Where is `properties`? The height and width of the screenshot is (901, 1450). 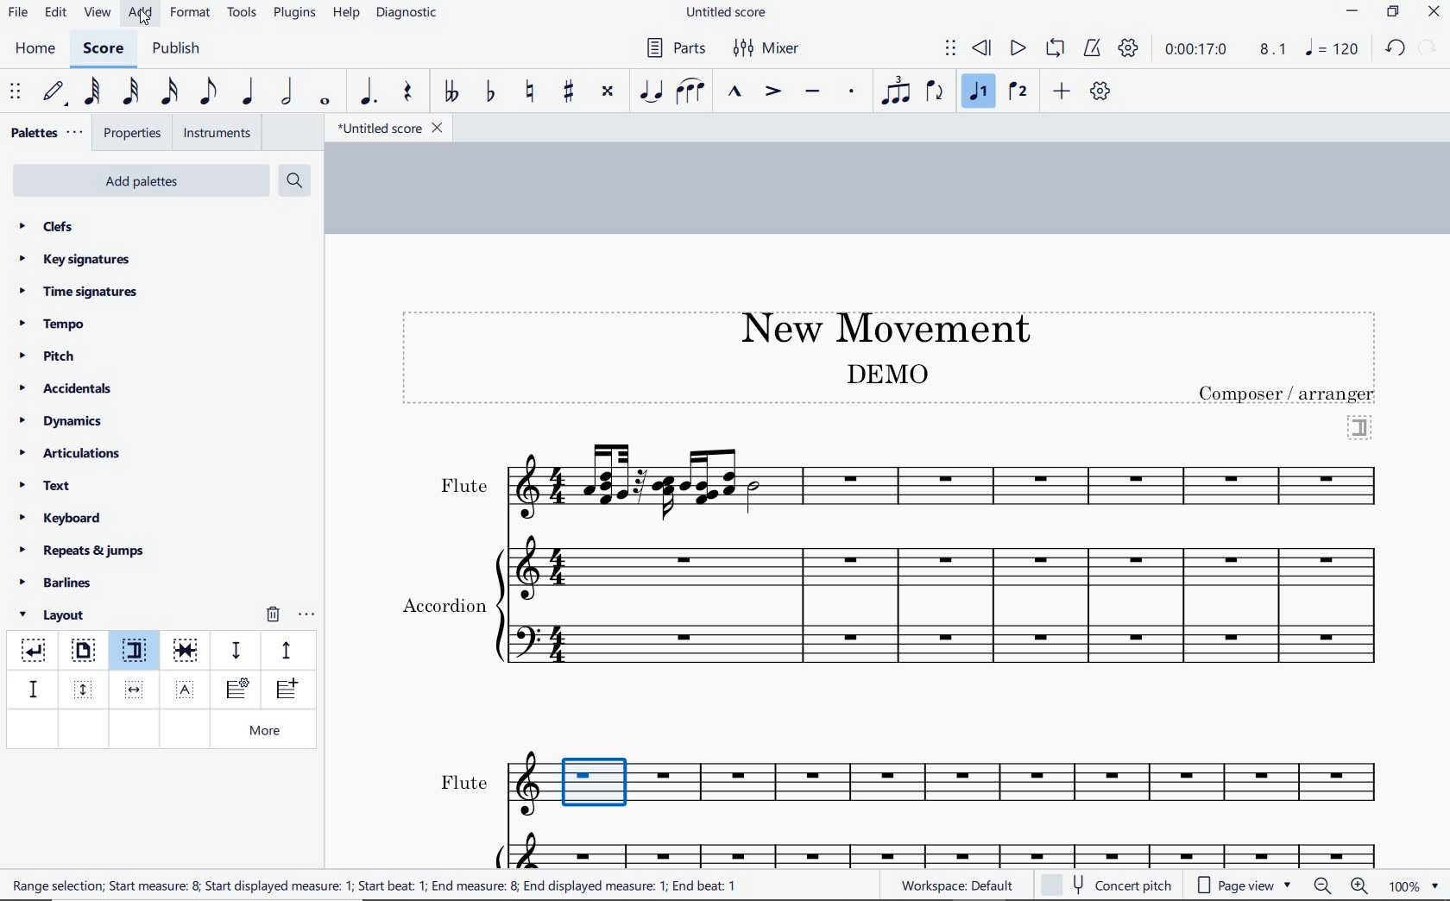 properties is located at coordinates (134, 135).